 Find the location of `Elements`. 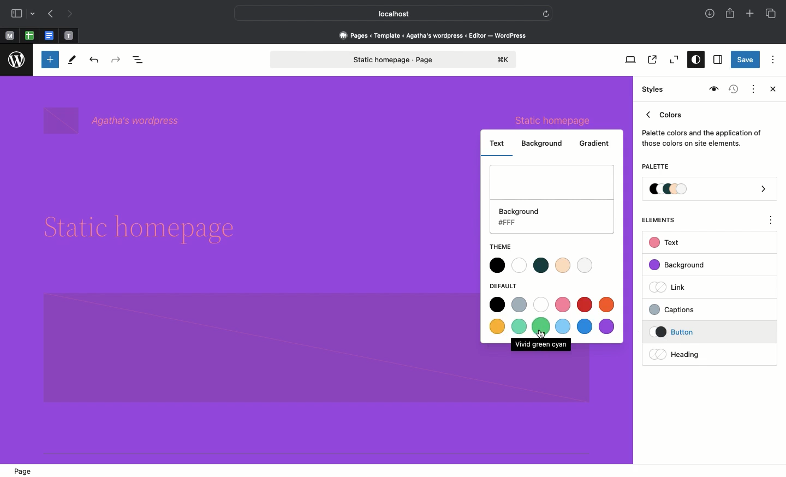

Elements is located at coordinates (664, 220).